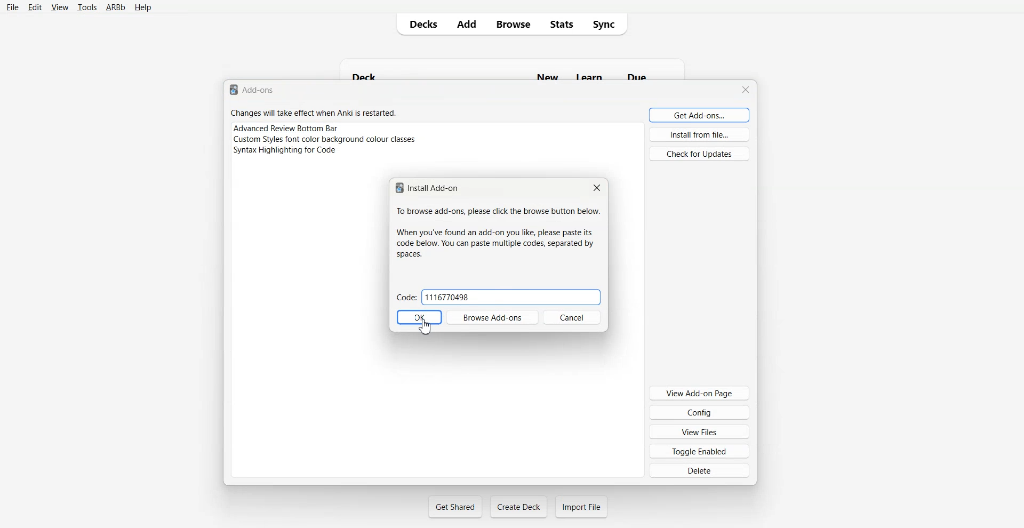 This screenshot has width=1024, height=528. I want to click on View Files, so click(699, 431).